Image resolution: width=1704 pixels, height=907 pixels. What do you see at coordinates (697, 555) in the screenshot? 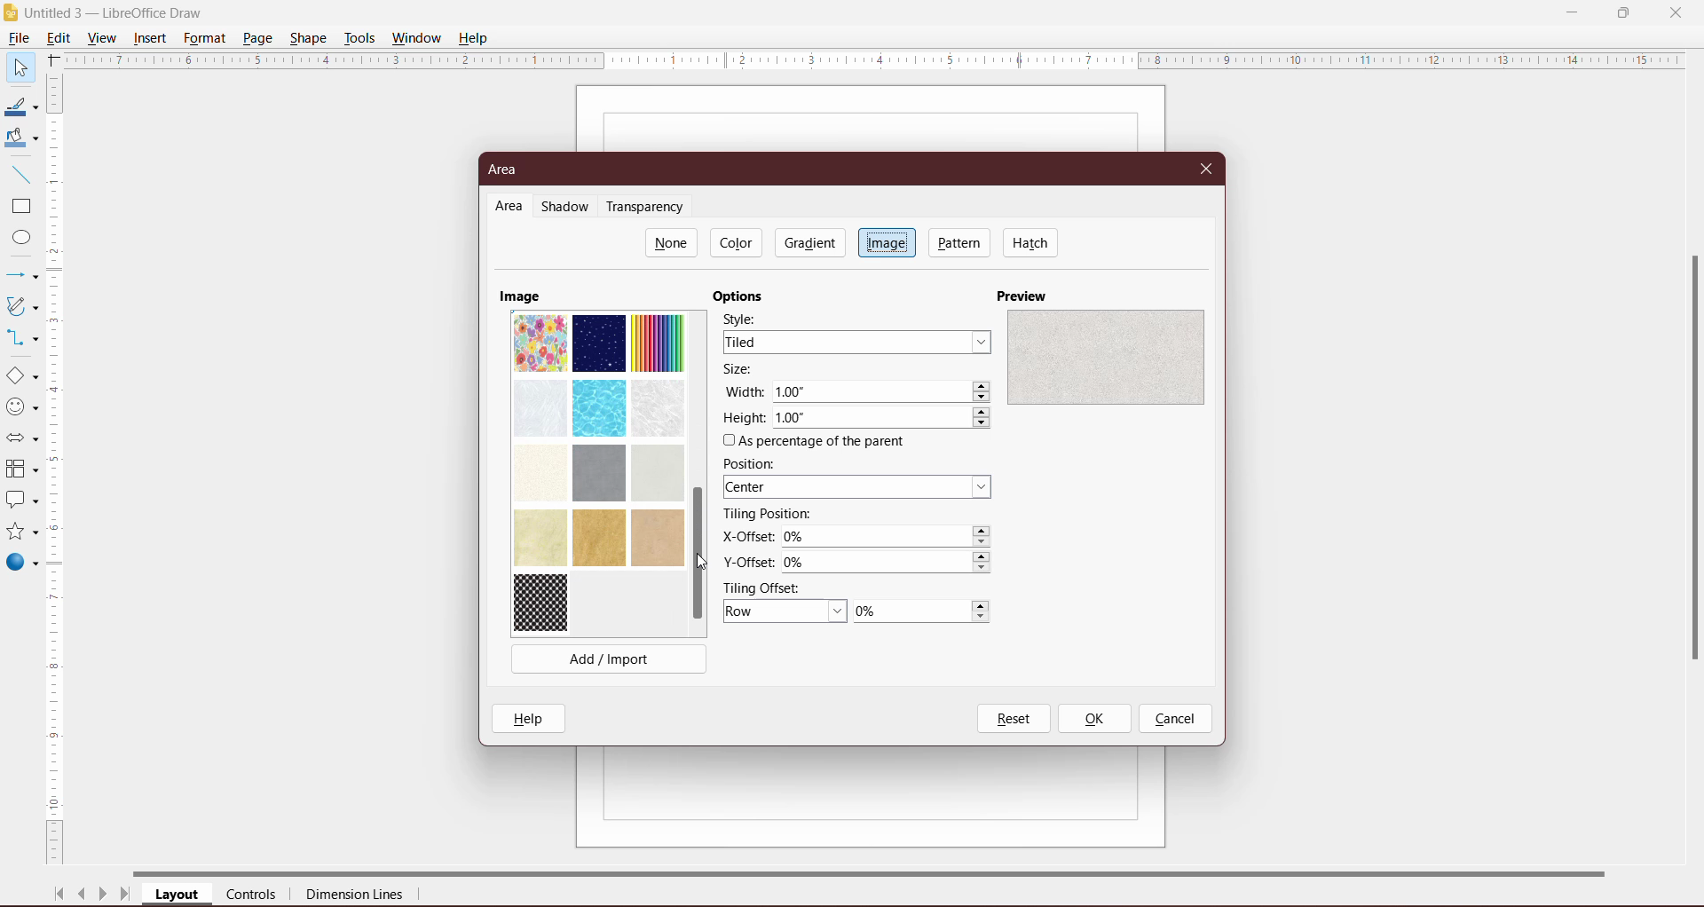
I see `Scroll Bar dragged to new position` at bounding box center [697, 555].